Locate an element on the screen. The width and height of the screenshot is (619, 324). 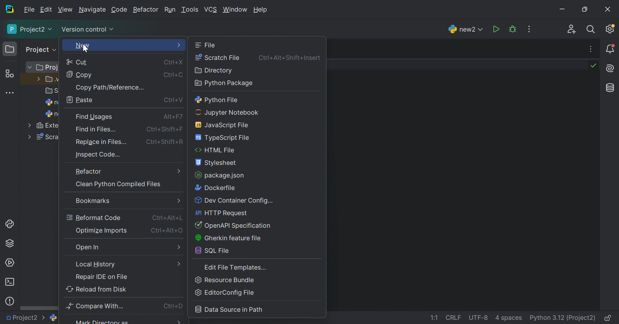
JavaScript file is located at coordinates (222, 125).